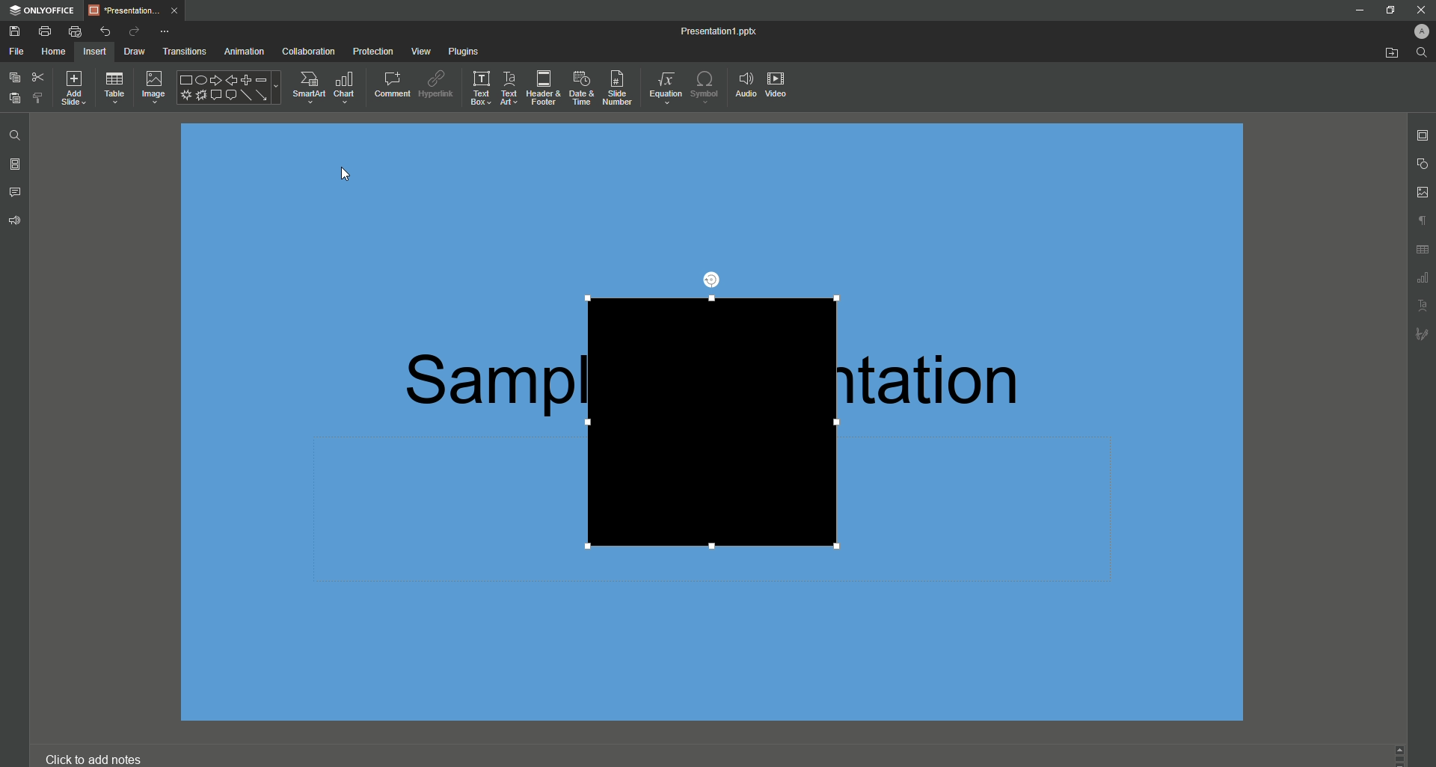 This screenshot has height=767, width=1436. Describe the element at coordinates (99, 754) in the screenshot. I see `Click to add notes` at that location.